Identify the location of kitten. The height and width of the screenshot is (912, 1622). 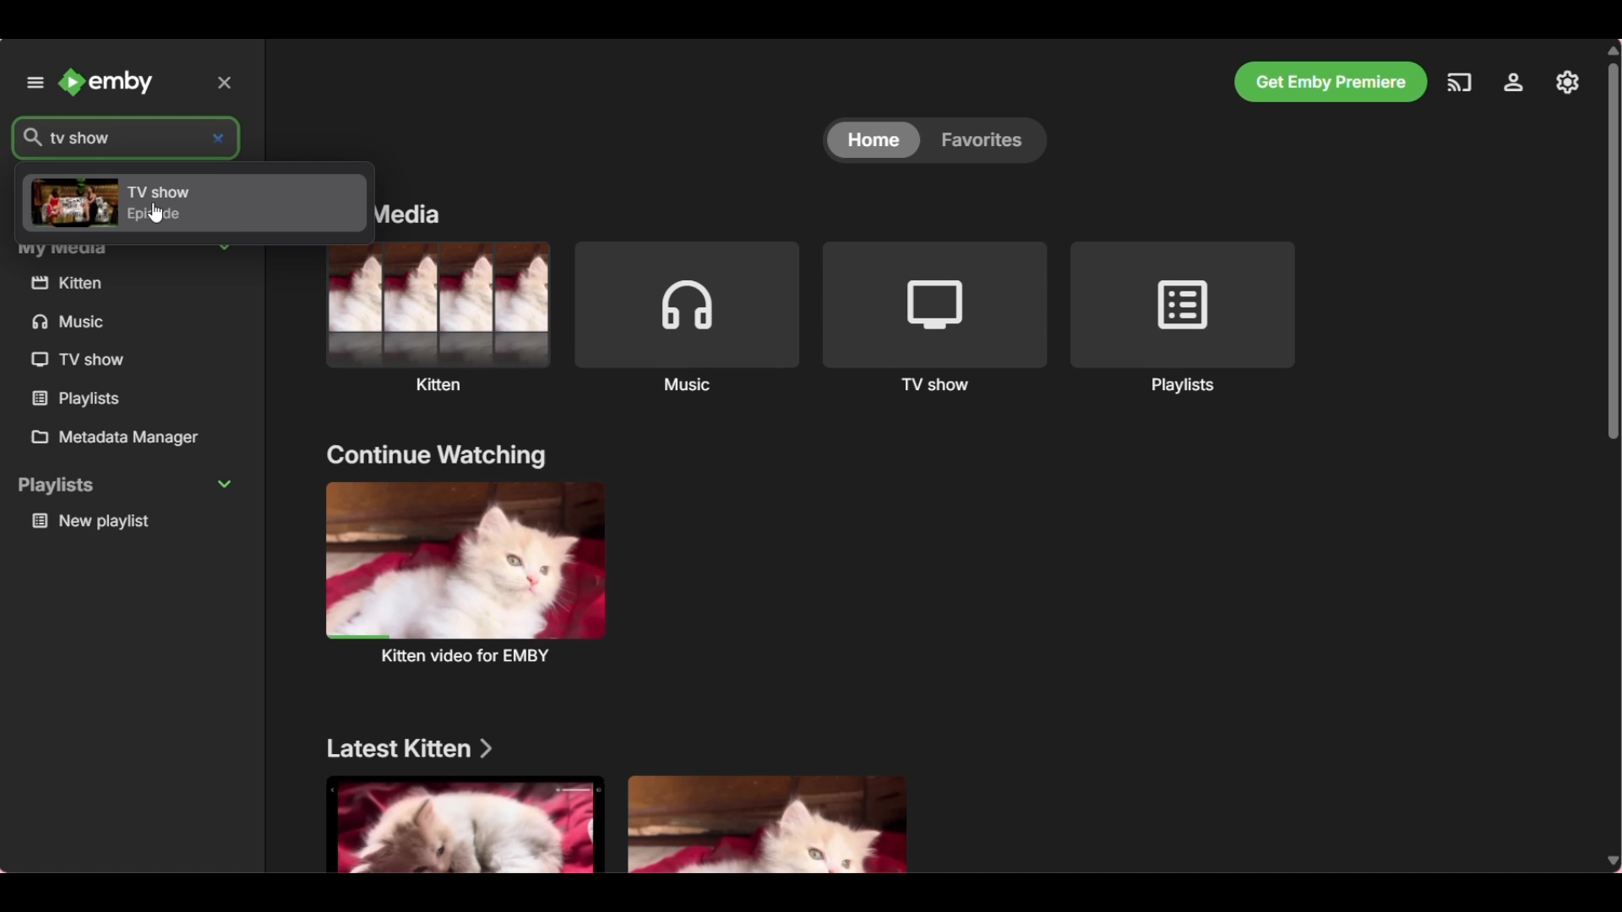
(115, 283).